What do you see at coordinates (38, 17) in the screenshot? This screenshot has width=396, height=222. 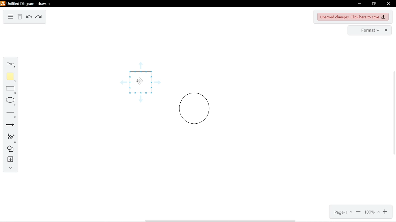 I see `redo` at bounding box center [38, 17].